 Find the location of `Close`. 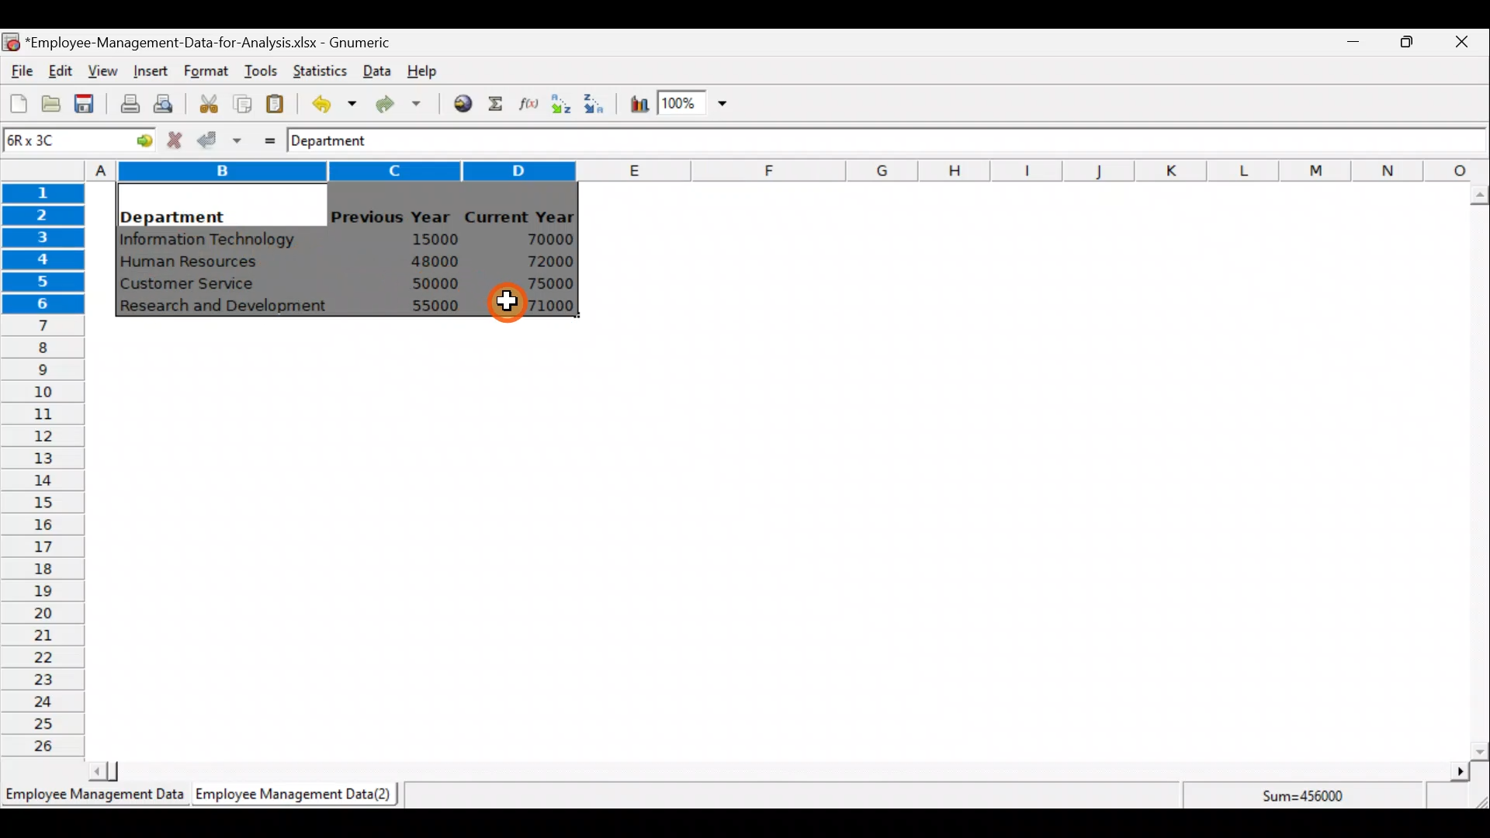

Close is located at coordinates (1461, 44).